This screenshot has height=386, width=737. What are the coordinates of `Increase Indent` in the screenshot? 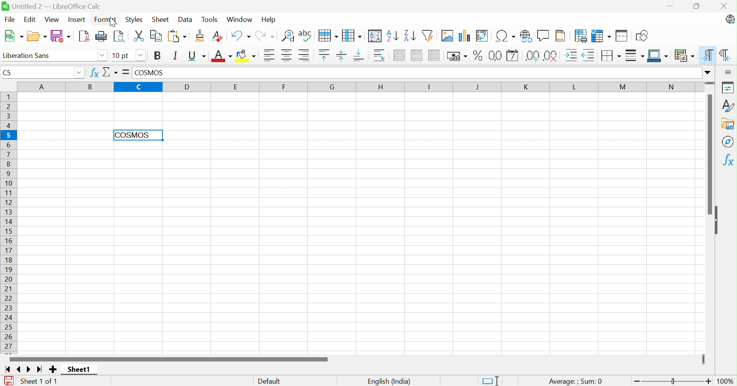 It's located at (573, 55).